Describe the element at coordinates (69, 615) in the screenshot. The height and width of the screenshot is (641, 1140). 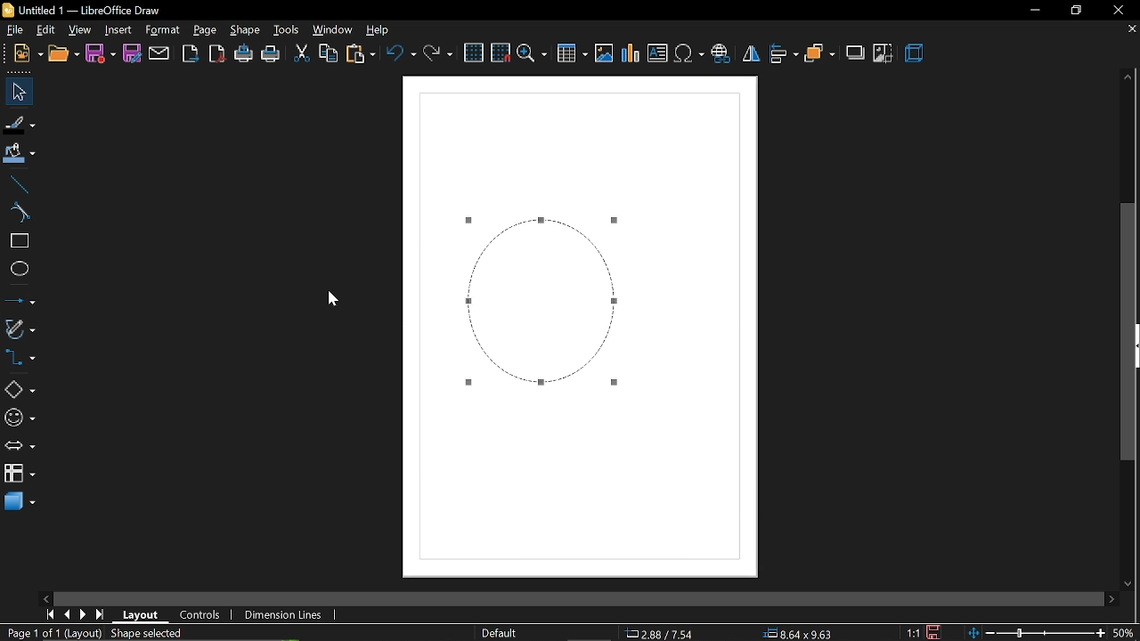
I see `previous page` at that location.